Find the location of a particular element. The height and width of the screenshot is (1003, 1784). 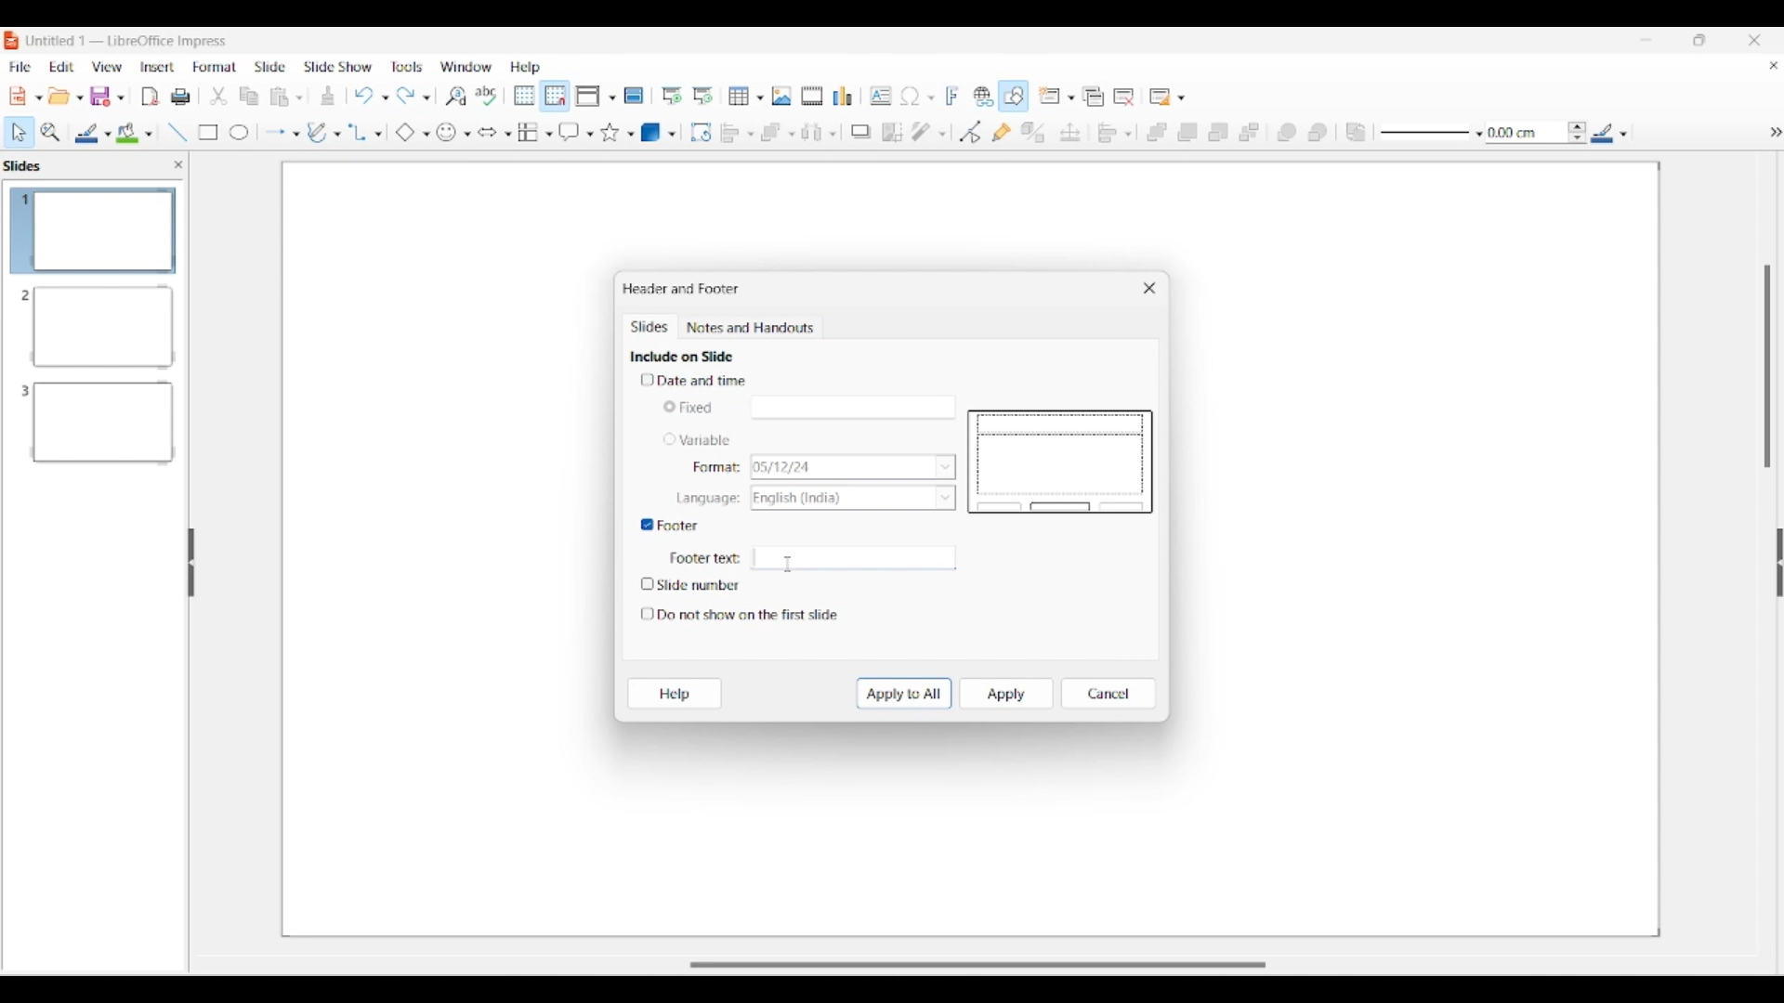

Toggle for variable is located at coordinates (695, 438).